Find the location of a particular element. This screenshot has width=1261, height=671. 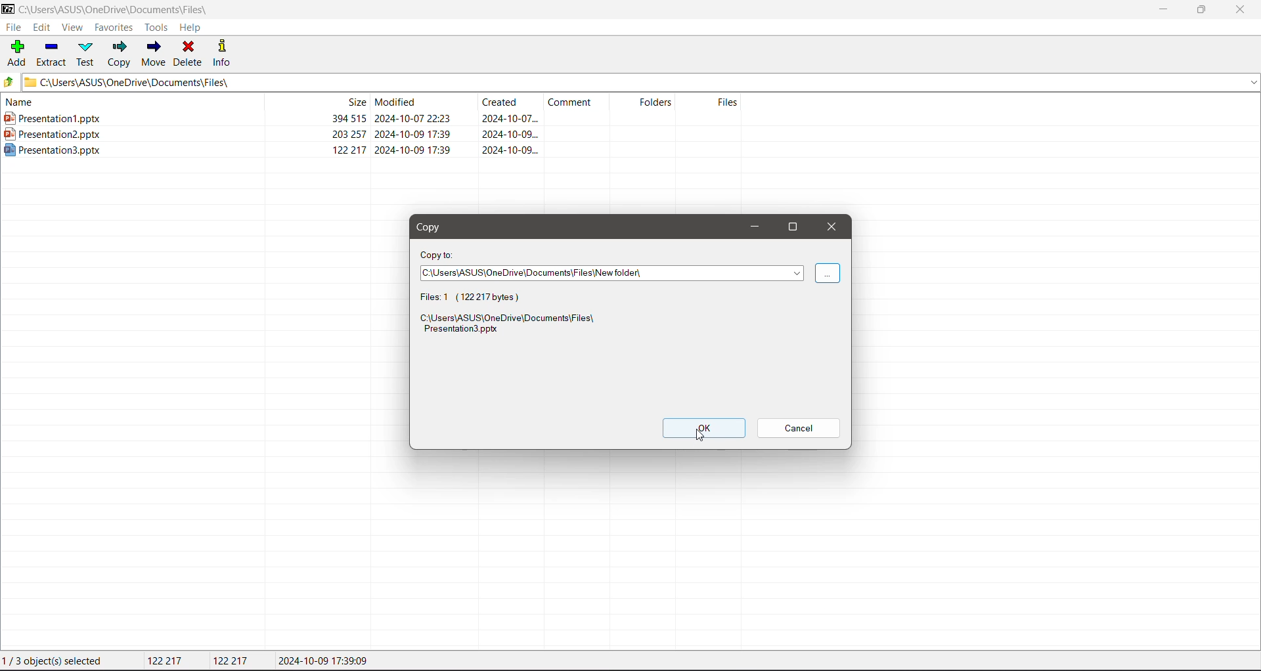

Move Up one level is located at coordinates (11, 82).